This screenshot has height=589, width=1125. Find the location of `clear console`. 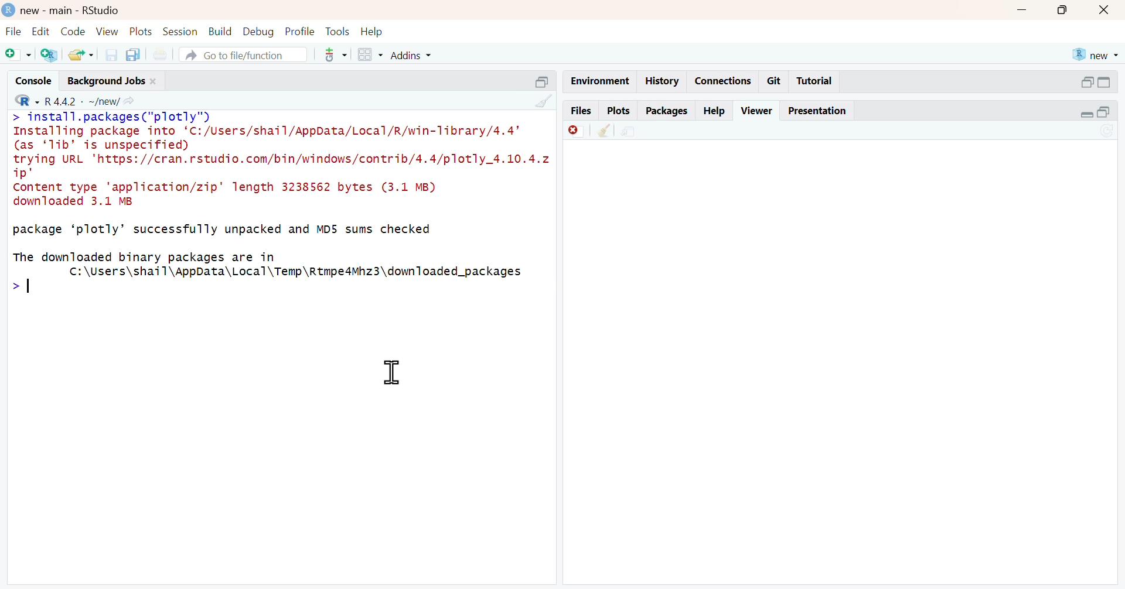

clear console is located at coordinates (543, 101).